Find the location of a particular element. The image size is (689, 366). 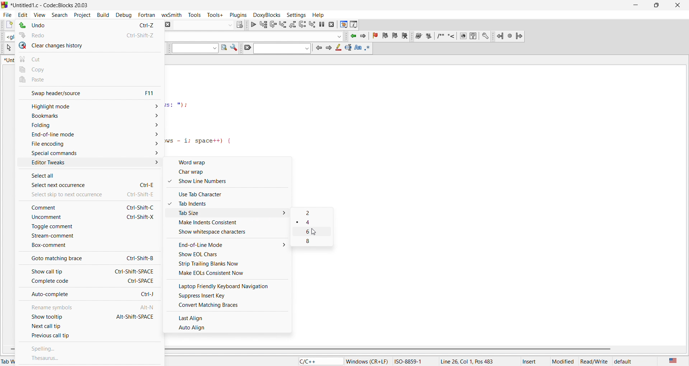

2 space is located at coordinates (315, 221).